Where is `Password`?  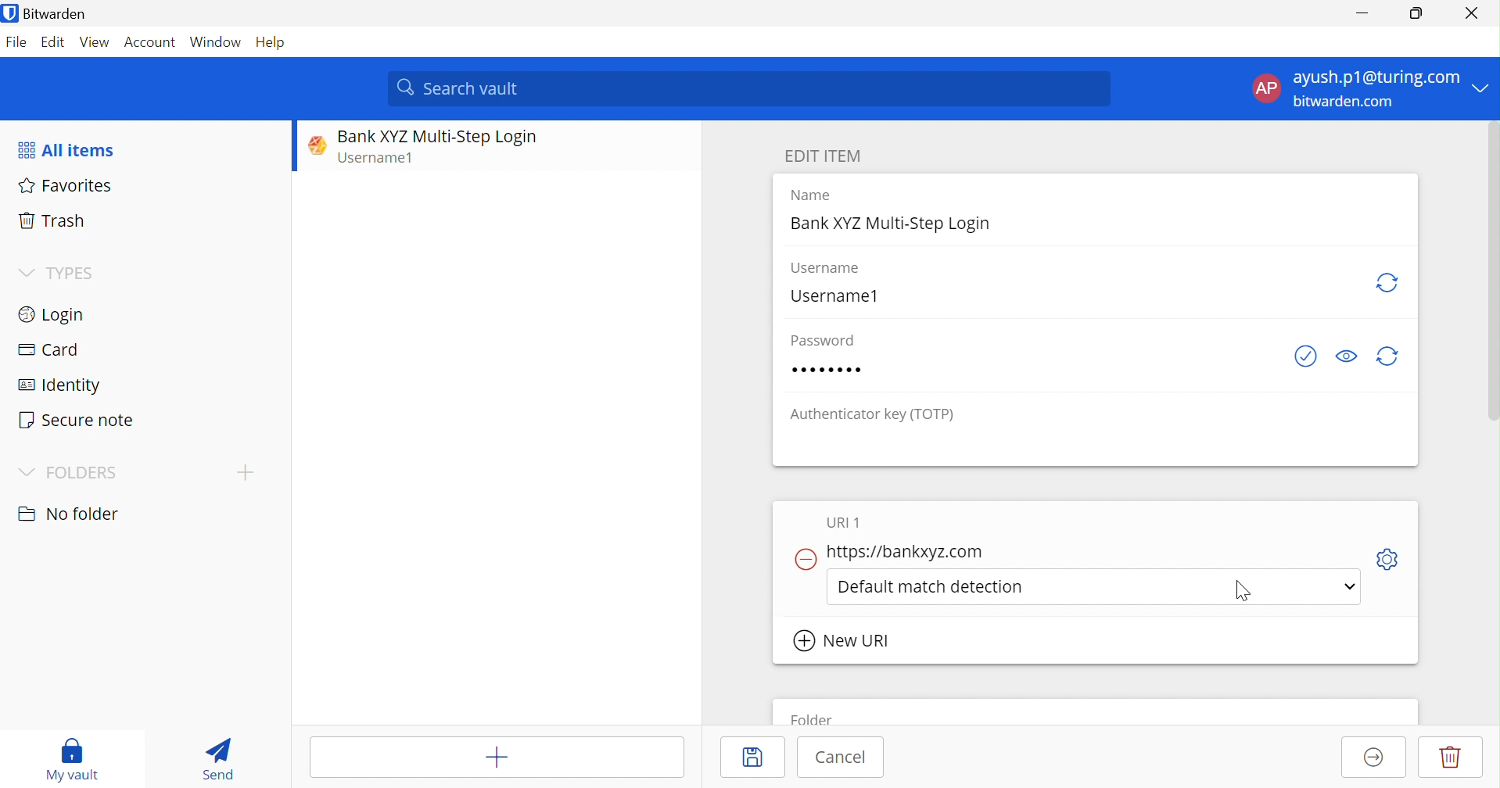
Password is located at coordinates (827, 370).